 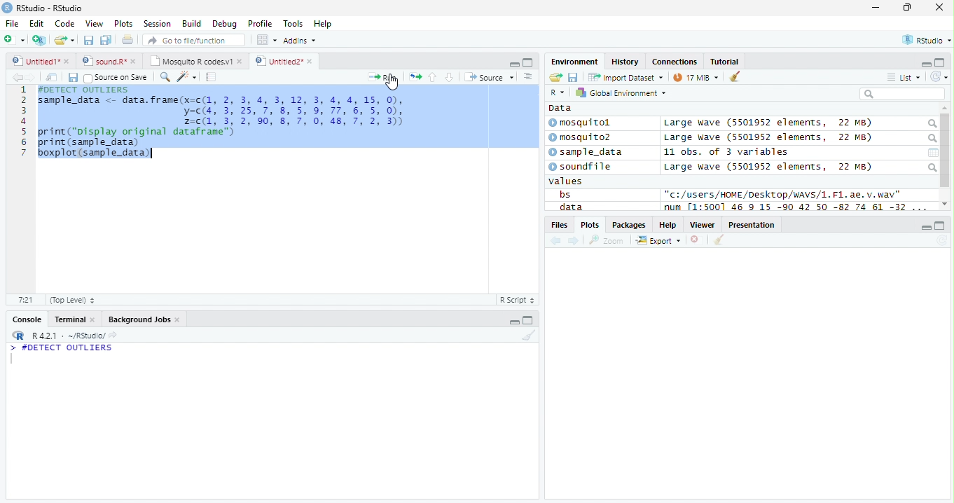 What do you see at coordinates (514, 63) in the screenshot?
I see `minimize` at bounding box center [514, 63].